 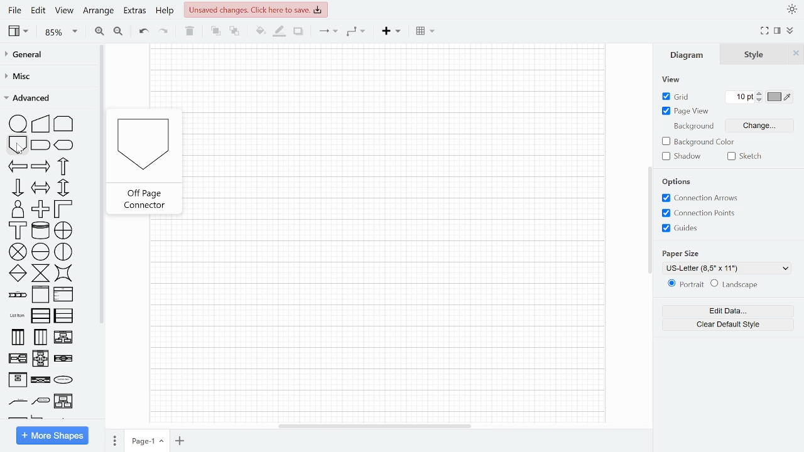 What do you see at coordinates (41, 123) in the screenshot?
I see `manual input` at bounding box center [41, 123].